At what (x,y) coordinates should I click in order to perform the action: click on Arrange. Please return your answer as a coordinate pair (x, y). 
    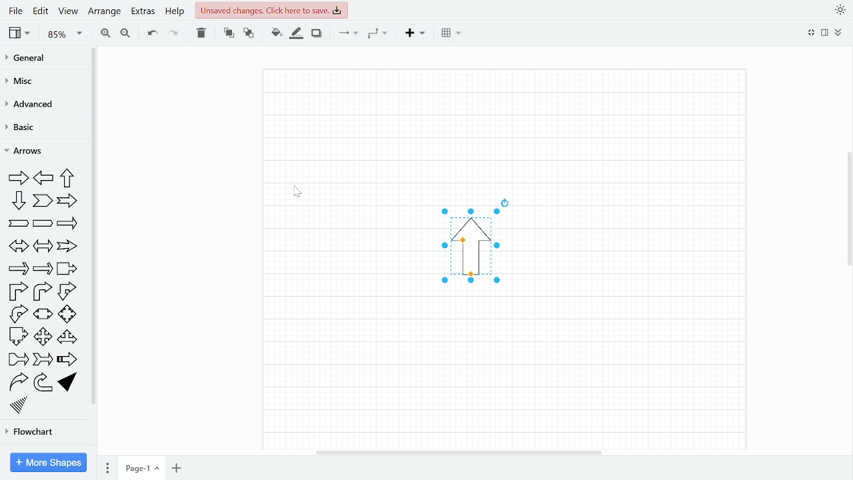
    Looking at the image, I should click on (104, 11).